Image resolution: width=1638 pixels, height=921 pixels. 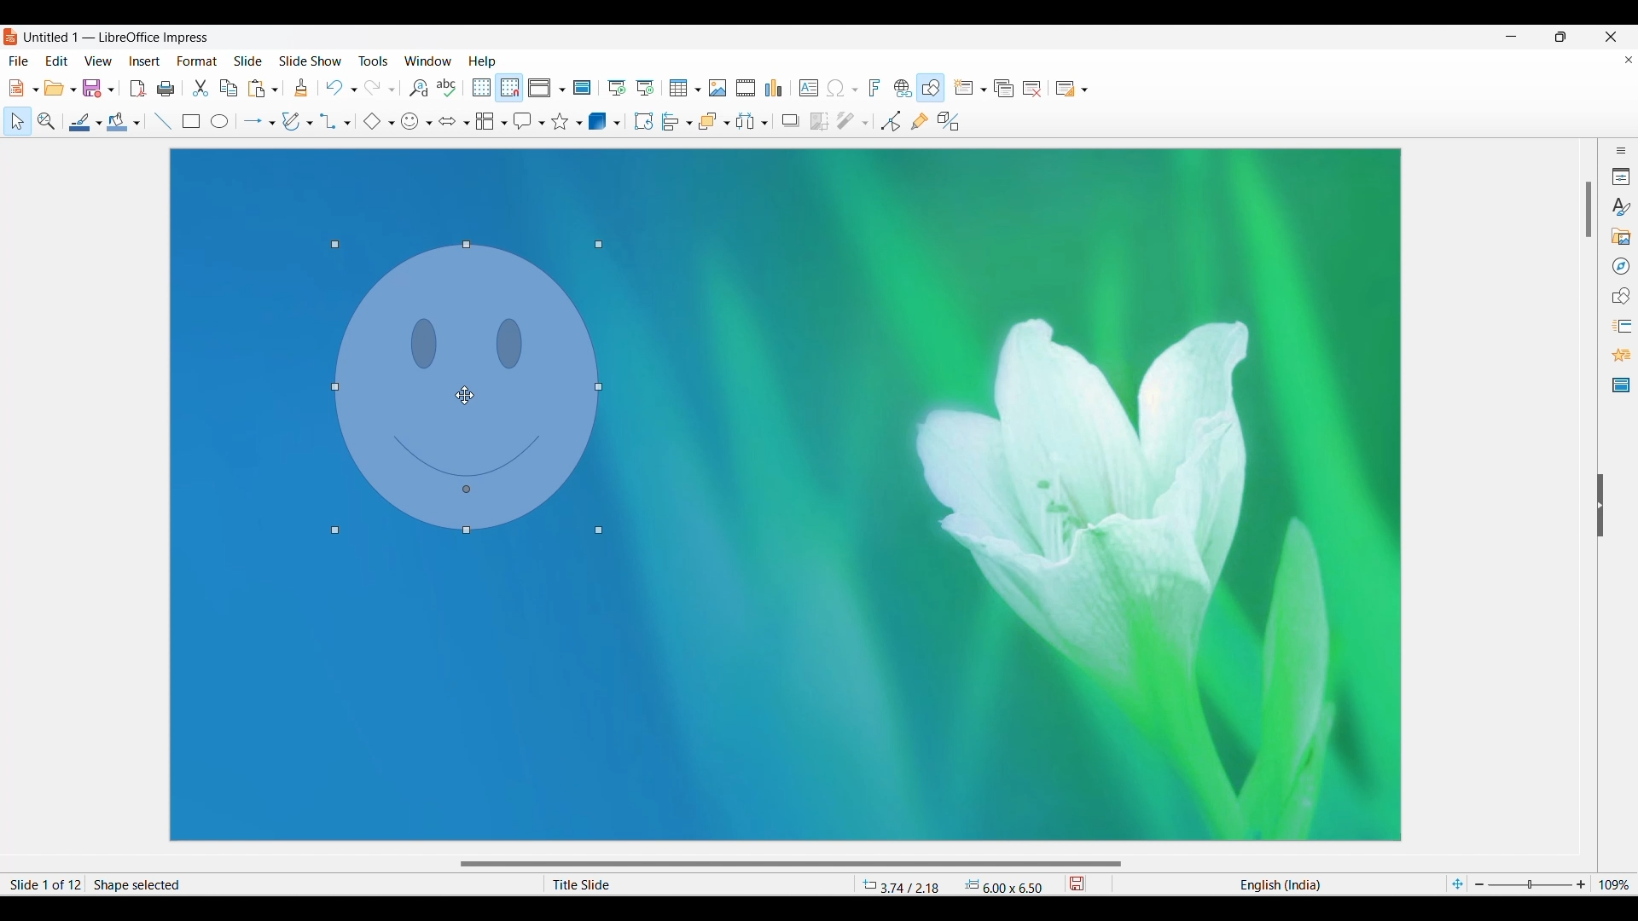 I want to click on save modifications to document, so click(x=1078, y=883).